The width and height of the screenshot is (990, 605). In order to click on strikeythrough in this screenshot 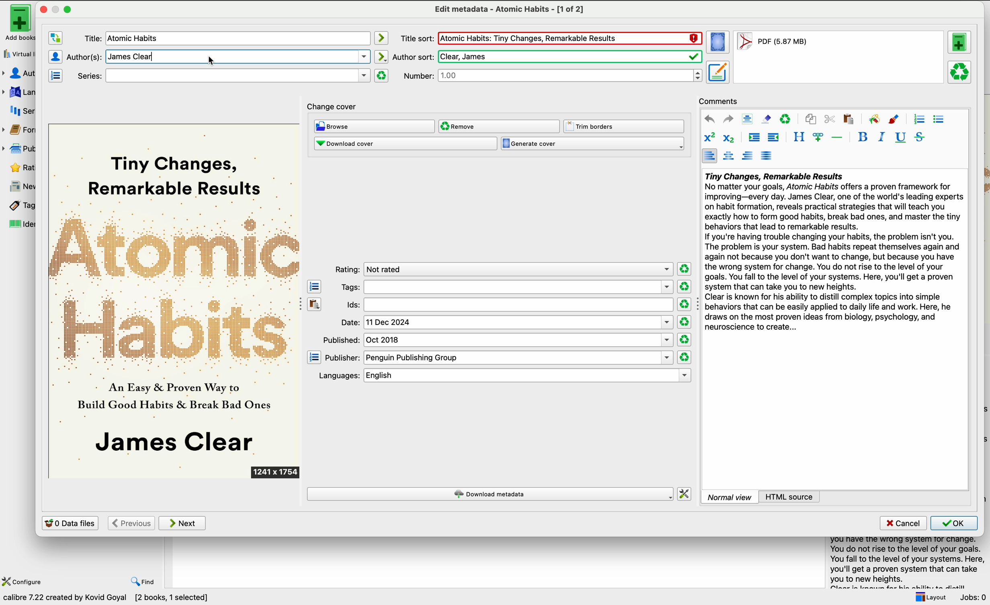, I will do `click(920, 137)`.